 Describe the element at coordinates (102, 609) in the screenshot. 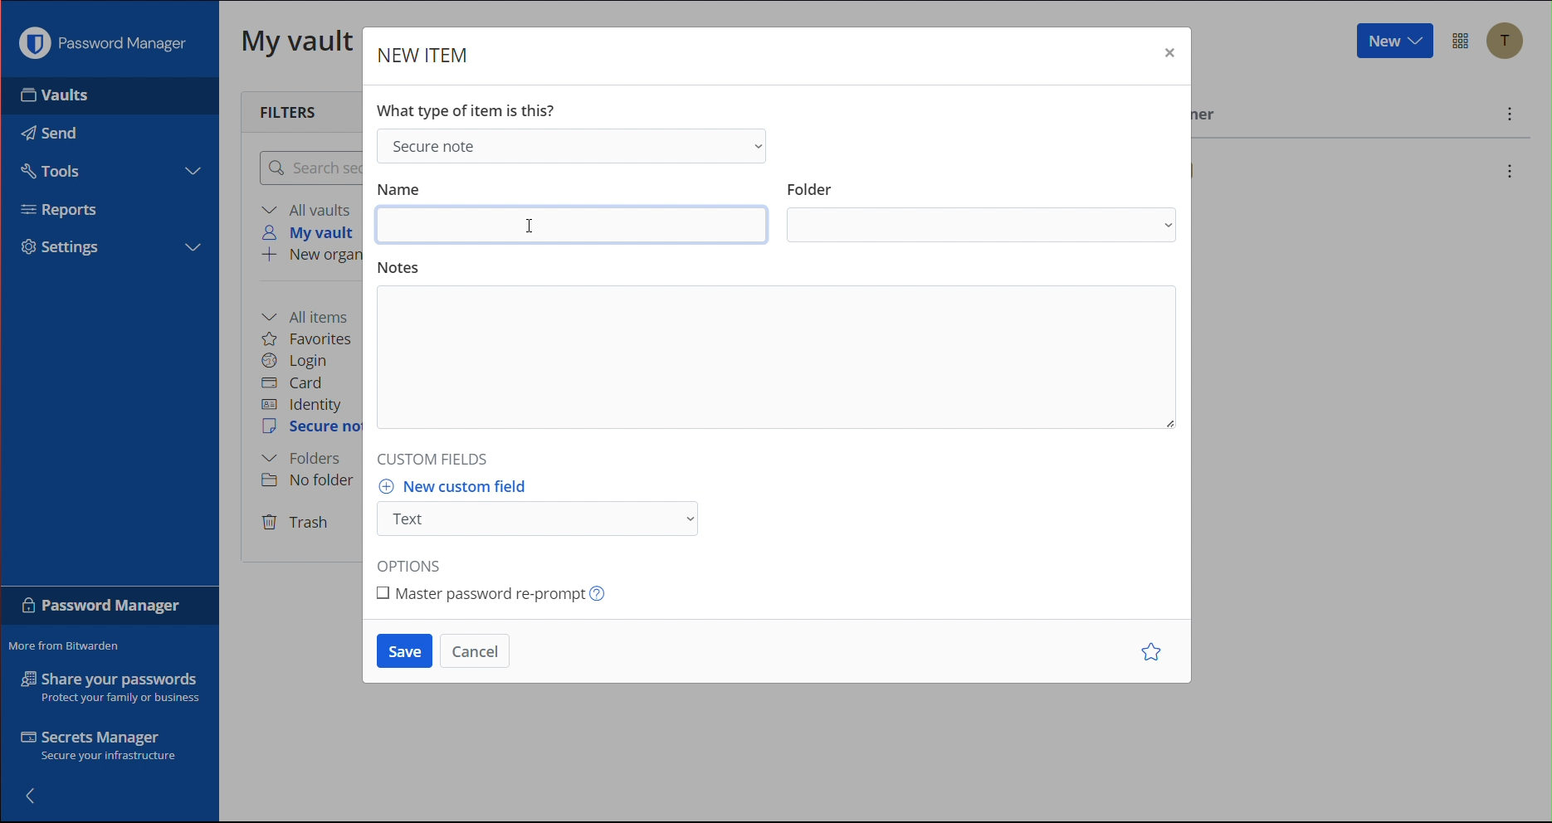

I see `Password` at that location.